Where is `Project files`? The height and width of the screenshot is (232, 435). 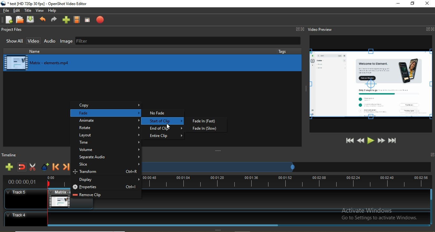 Project files is located at coordinates (13, 30).